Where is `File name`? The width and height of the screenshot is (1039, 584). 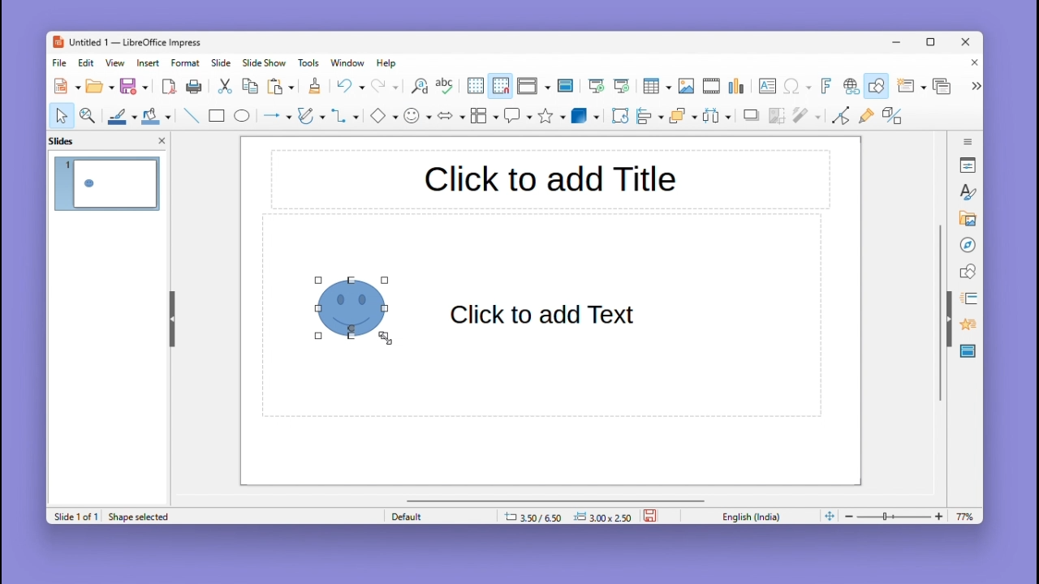 File name is located at coordinates (126, 43).